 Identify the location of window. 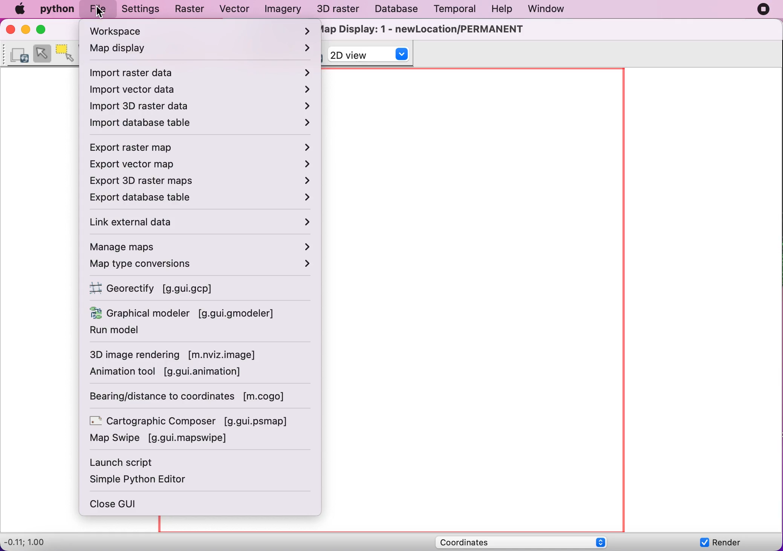
(552, 9).